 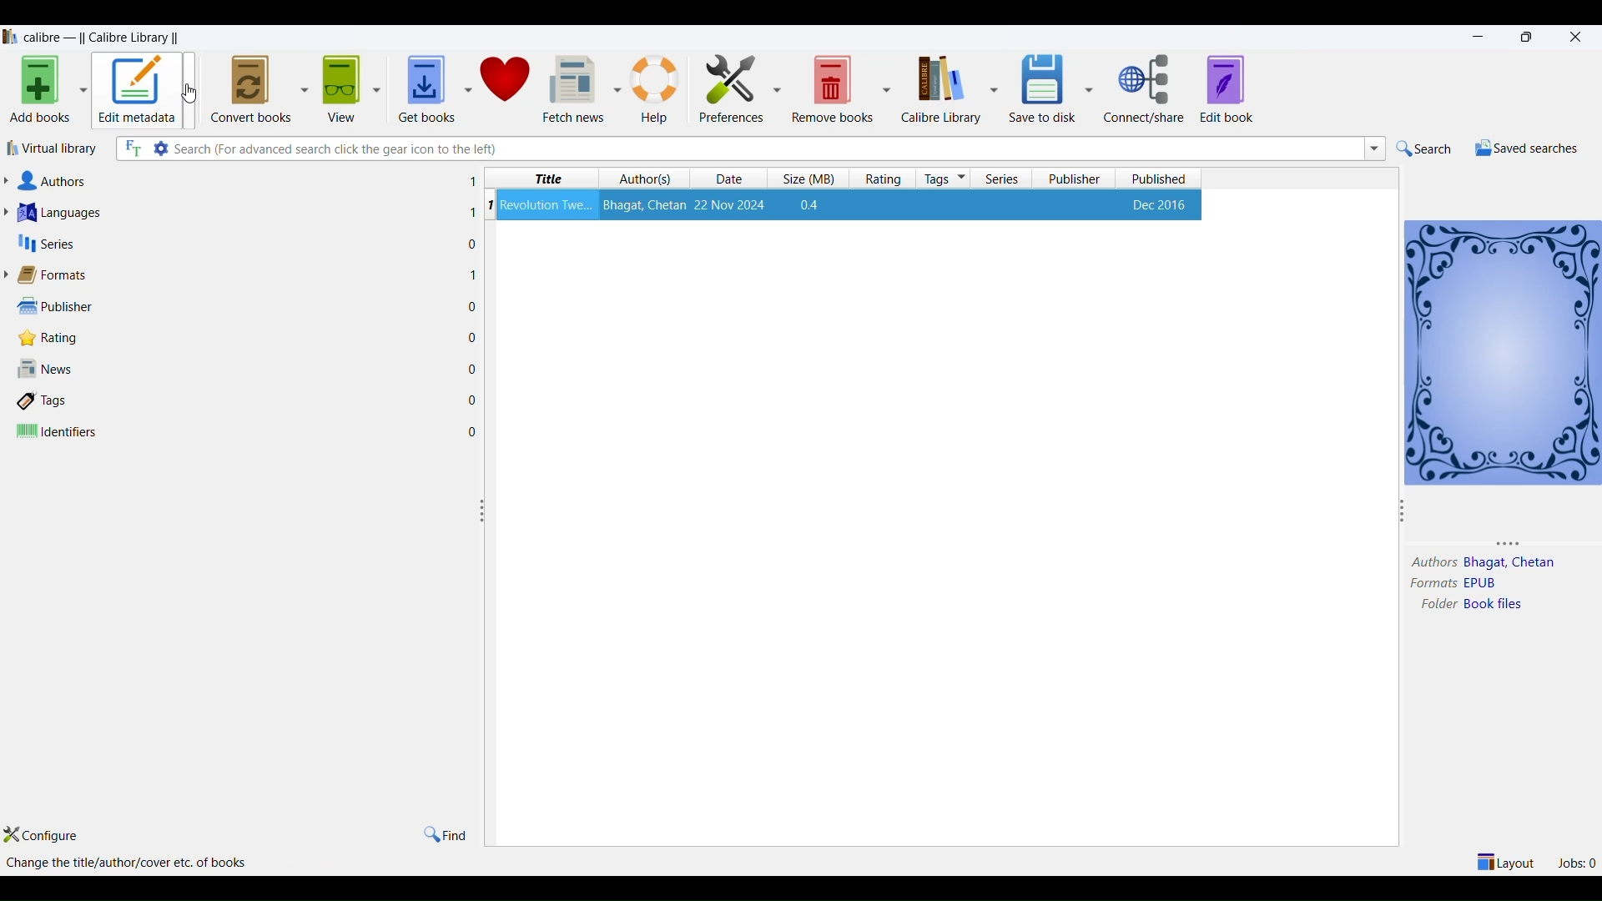 What do you see at coordinates (474, 244) in the screenshot?
I see `0` at bounding box center [474, 244].